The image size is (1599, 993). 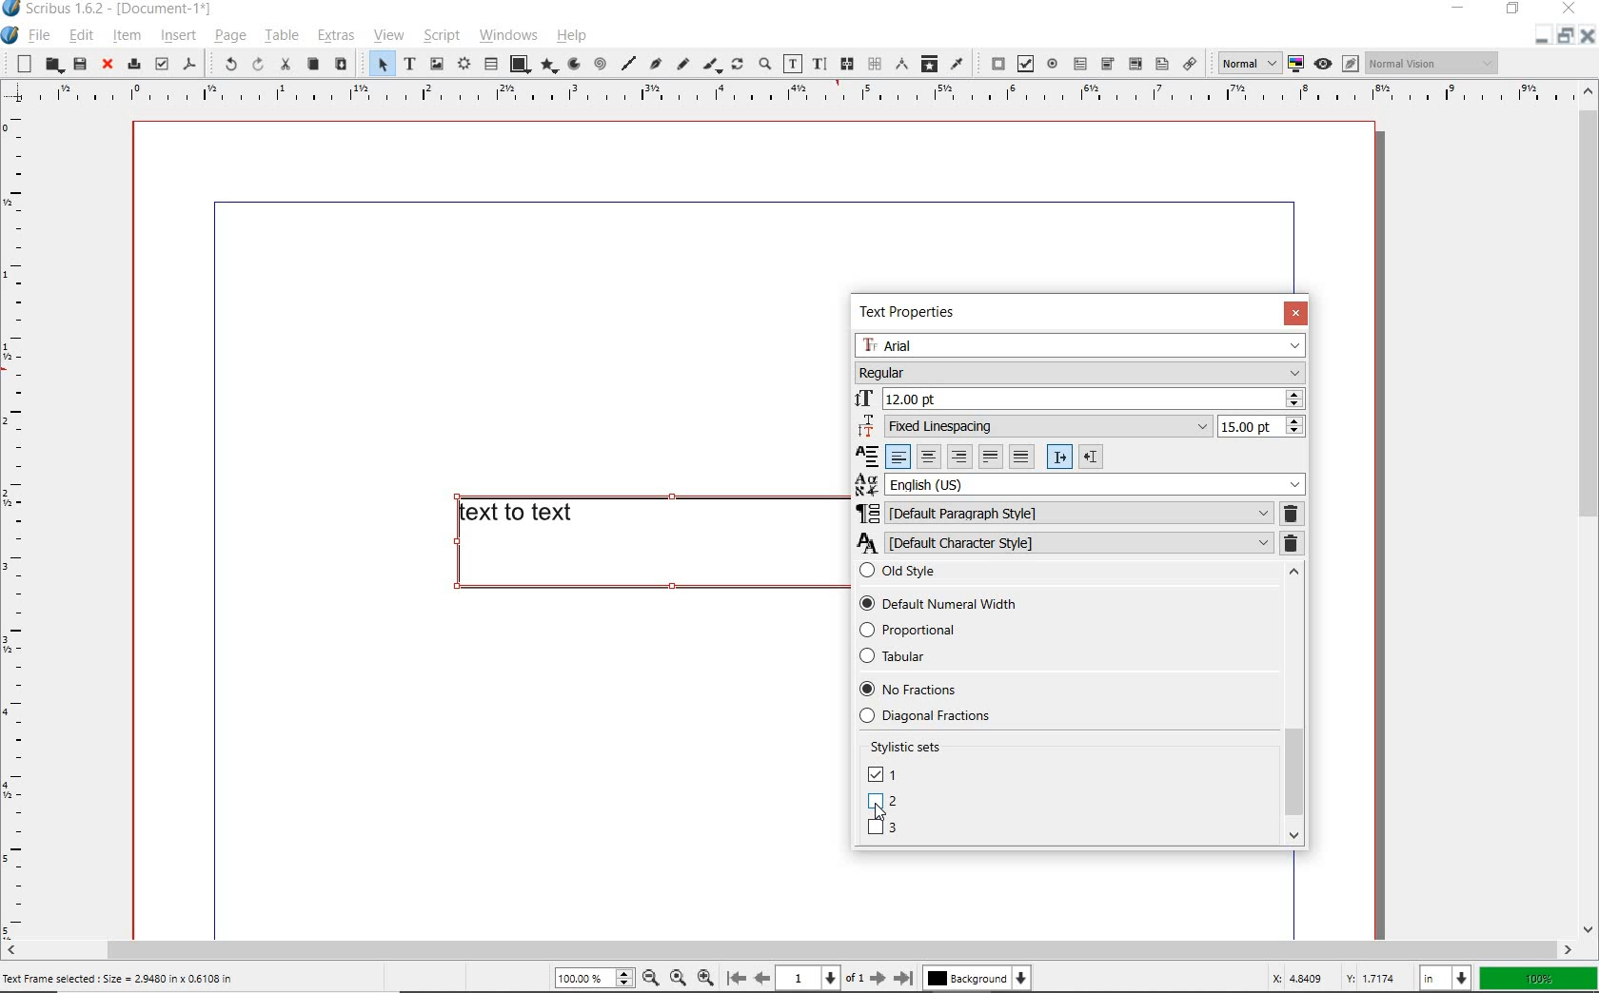 I want to click on polygon, so click(x=546, y=67).